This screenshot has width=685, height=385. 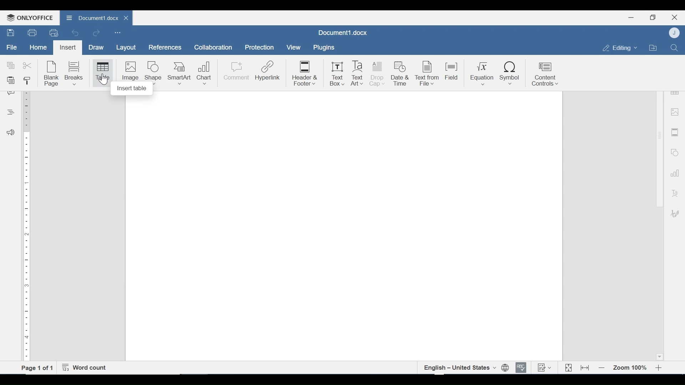 What do you see at coordinates (96, 47) in the screenshot?
I see `Draw` at bounding box center [96, 47].